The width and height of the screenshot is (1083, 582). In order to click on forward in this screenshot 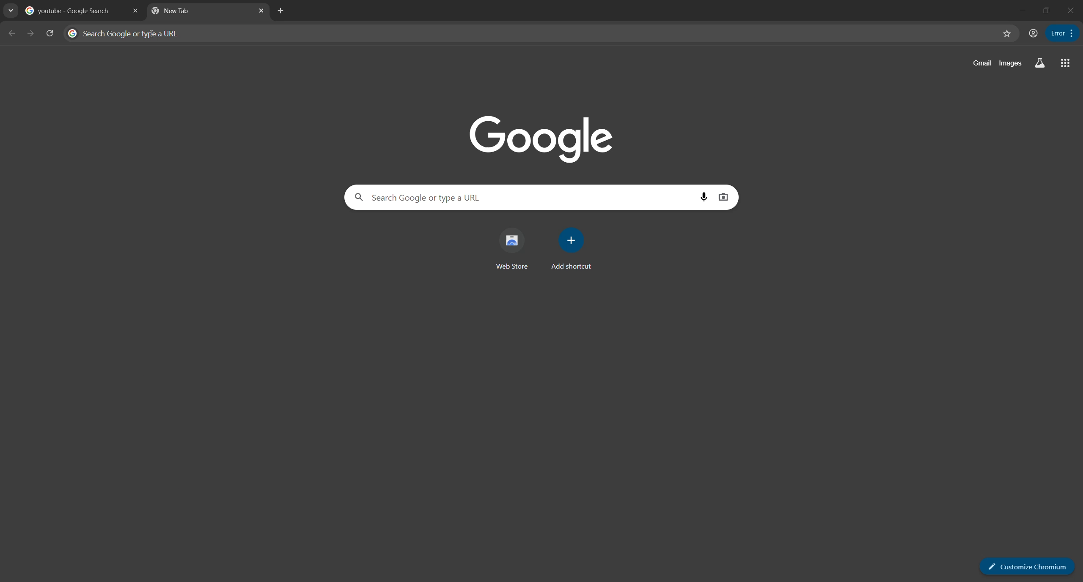, I will do `click(30, 33)`.